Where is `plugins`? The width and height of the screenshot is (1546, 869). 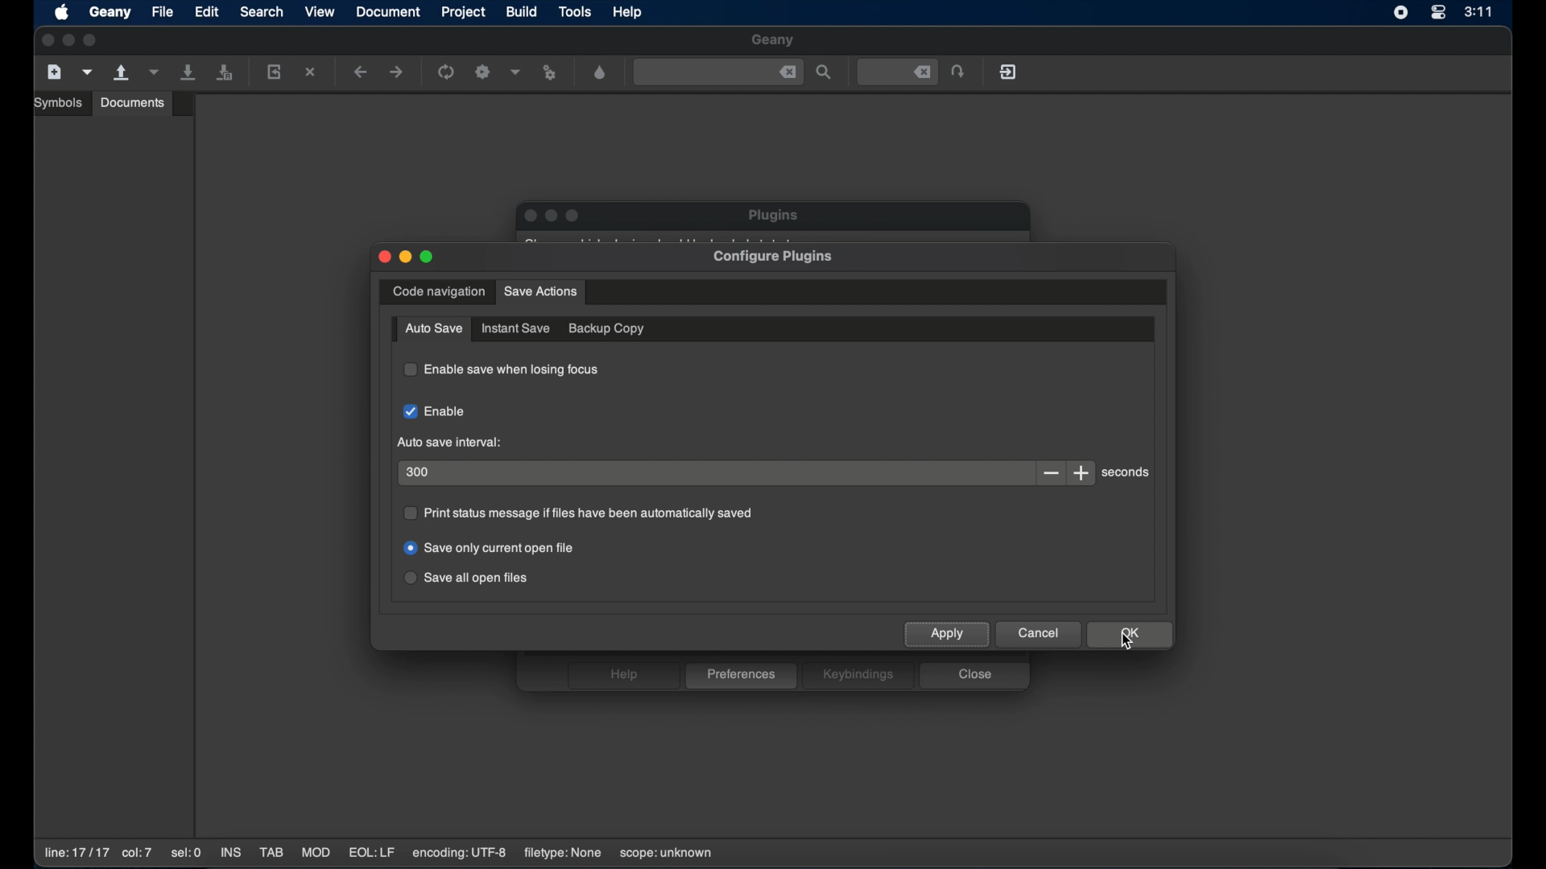
plugins is located at coordinates (775, 215).